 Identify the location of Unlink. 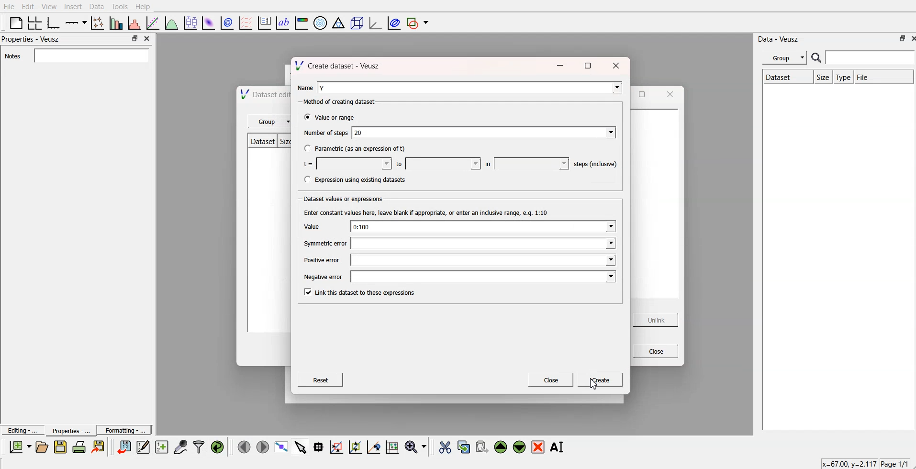
(654, 320).